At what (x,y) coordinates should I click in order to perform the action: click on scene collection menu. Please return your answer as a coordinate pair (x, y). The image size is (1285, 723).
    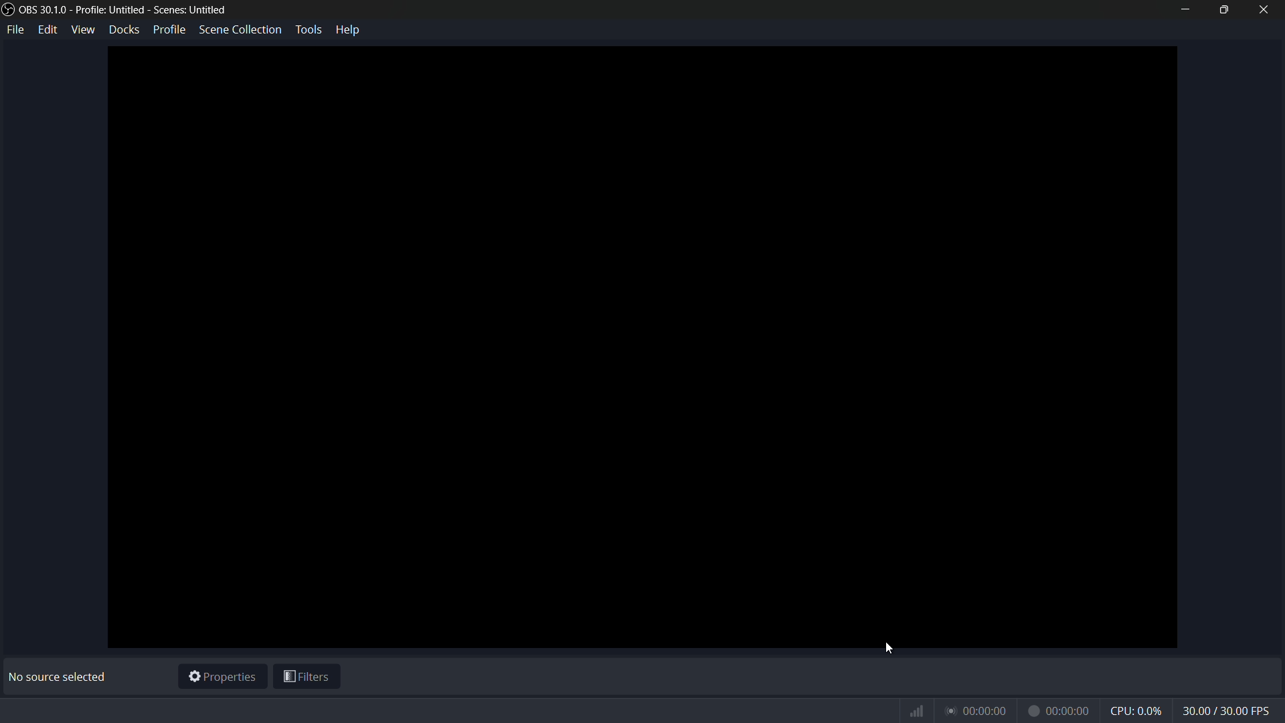
    Looking at the image, I should click on (240, 29).